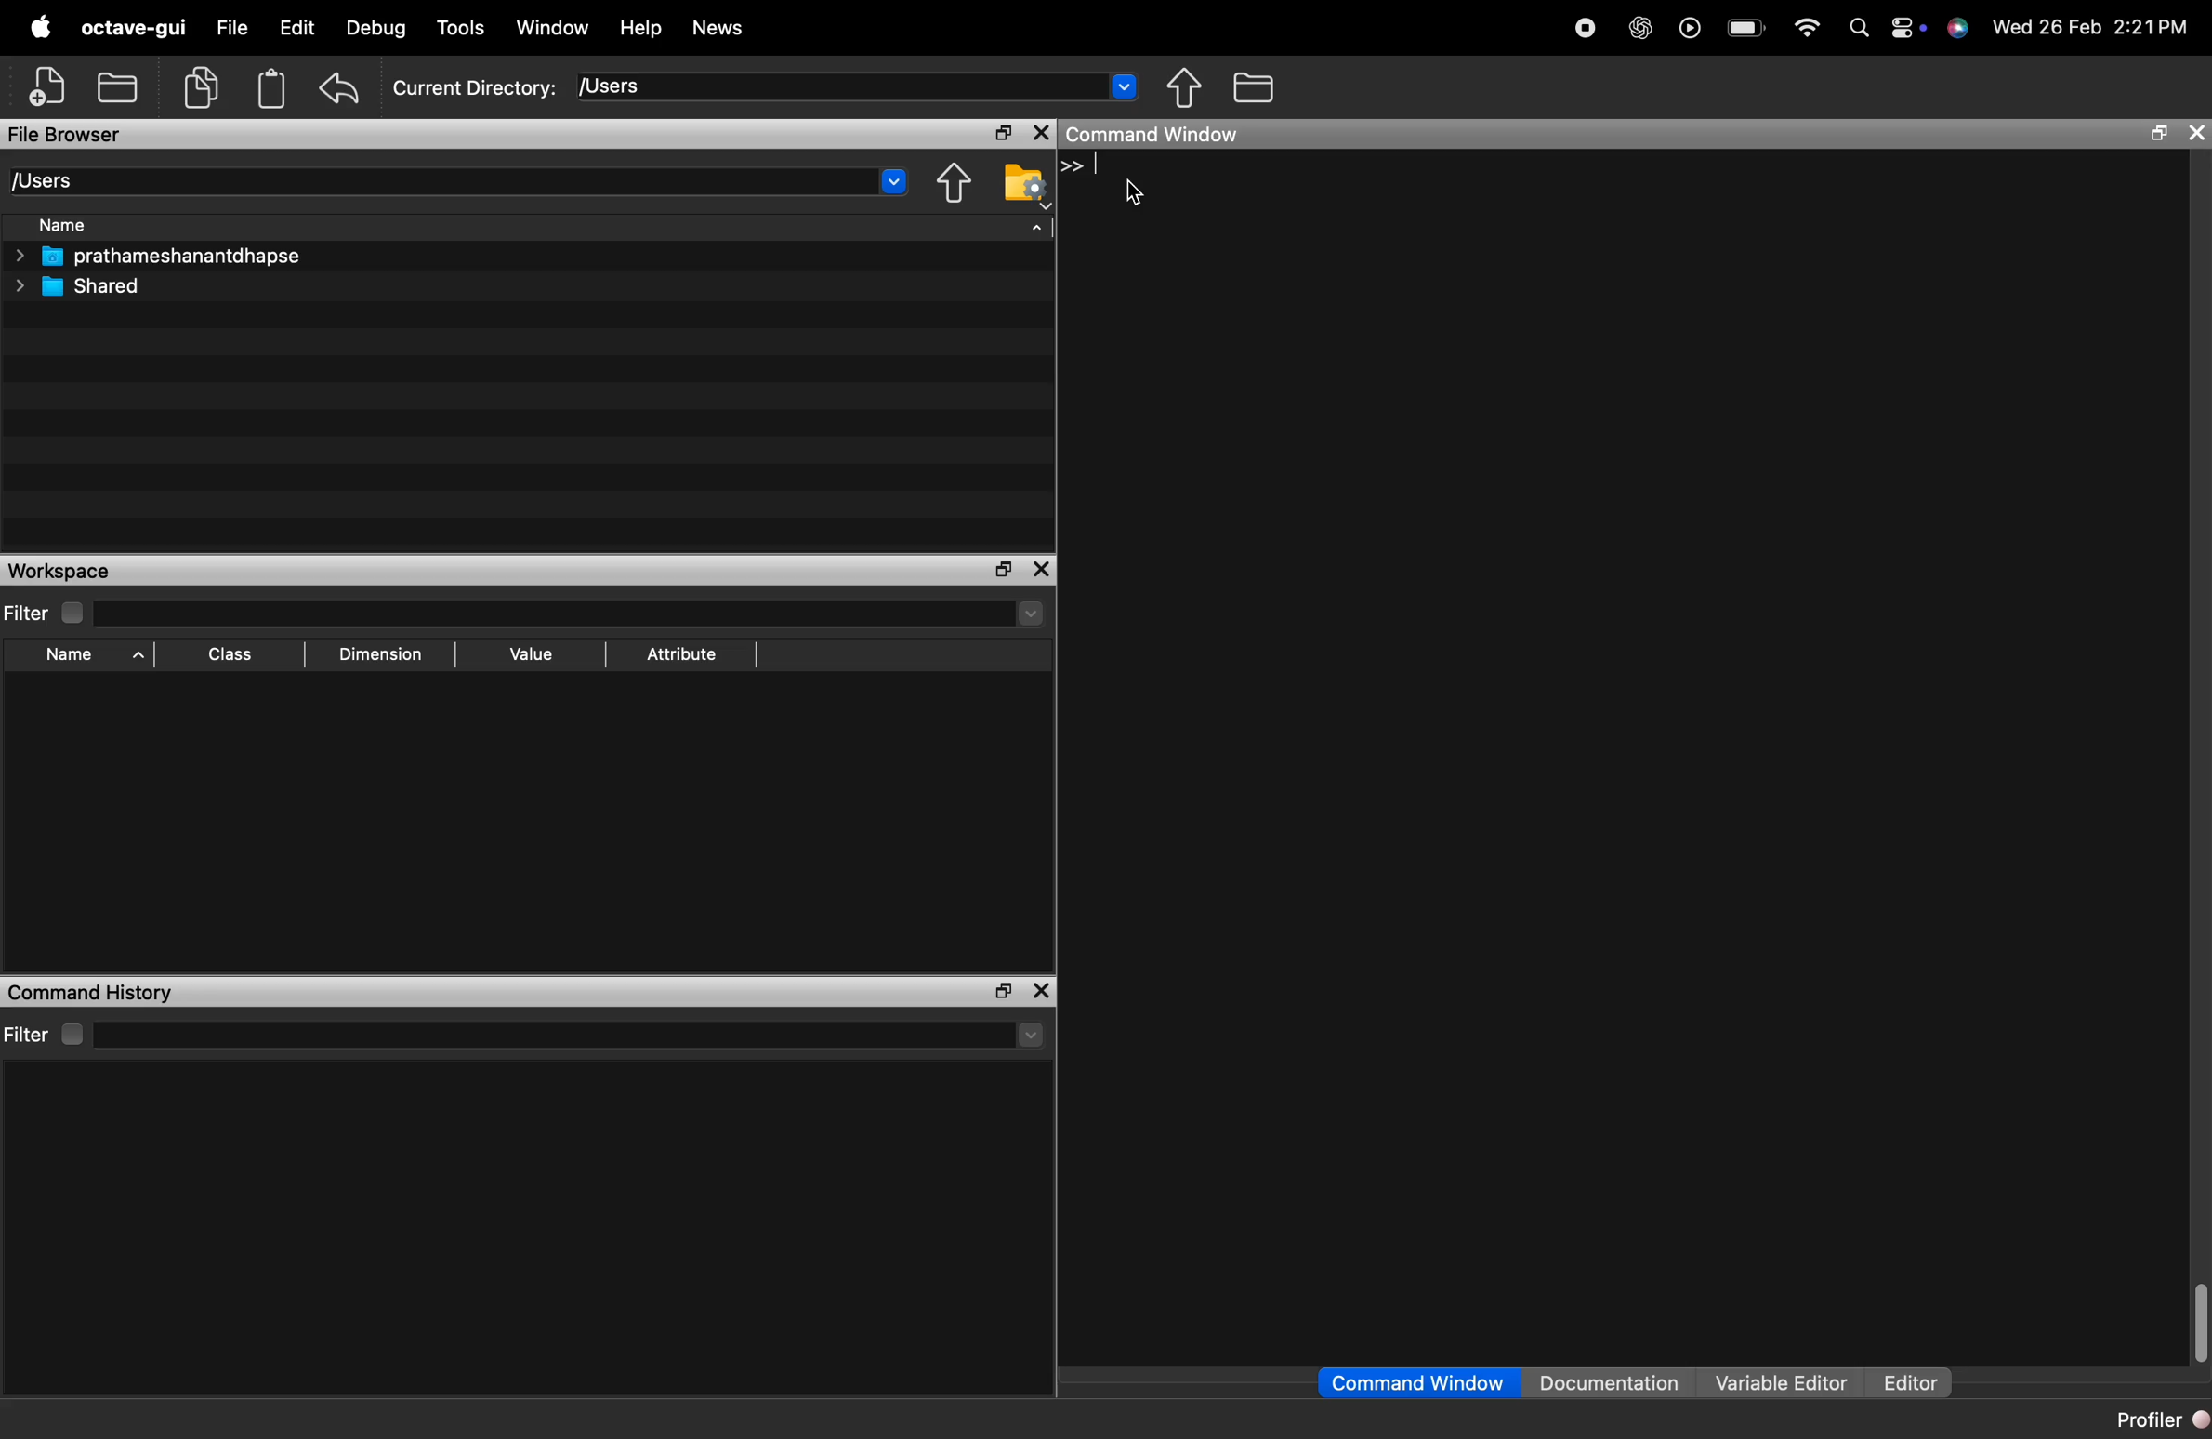 The width and height of the screenshot is (2212, 1439). Describe the element at coordinates (992, 129) in the screenshot. I see `maximise` at that location.